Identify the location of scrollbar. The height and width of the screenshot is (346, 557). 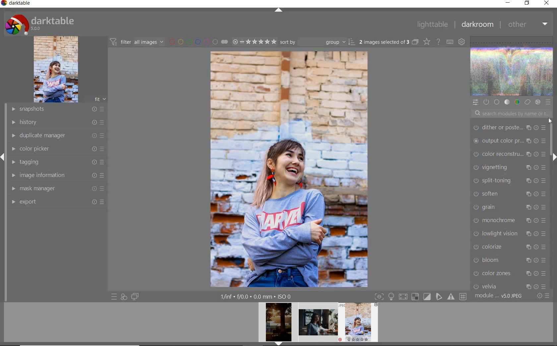
(554, 147).